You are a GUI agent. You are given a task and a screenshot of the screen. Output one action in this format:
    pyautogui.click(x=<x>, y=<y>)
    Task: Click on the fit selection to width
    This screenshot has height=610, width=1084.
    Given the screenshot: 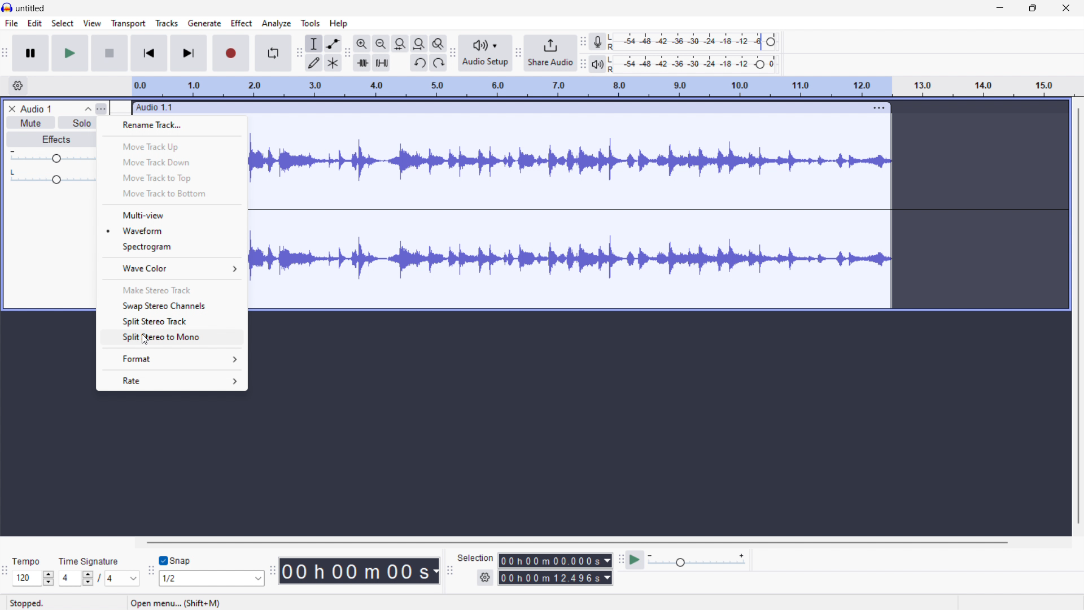 What is the action you would take?
    pyautogui.click(x=400, y=43)
    